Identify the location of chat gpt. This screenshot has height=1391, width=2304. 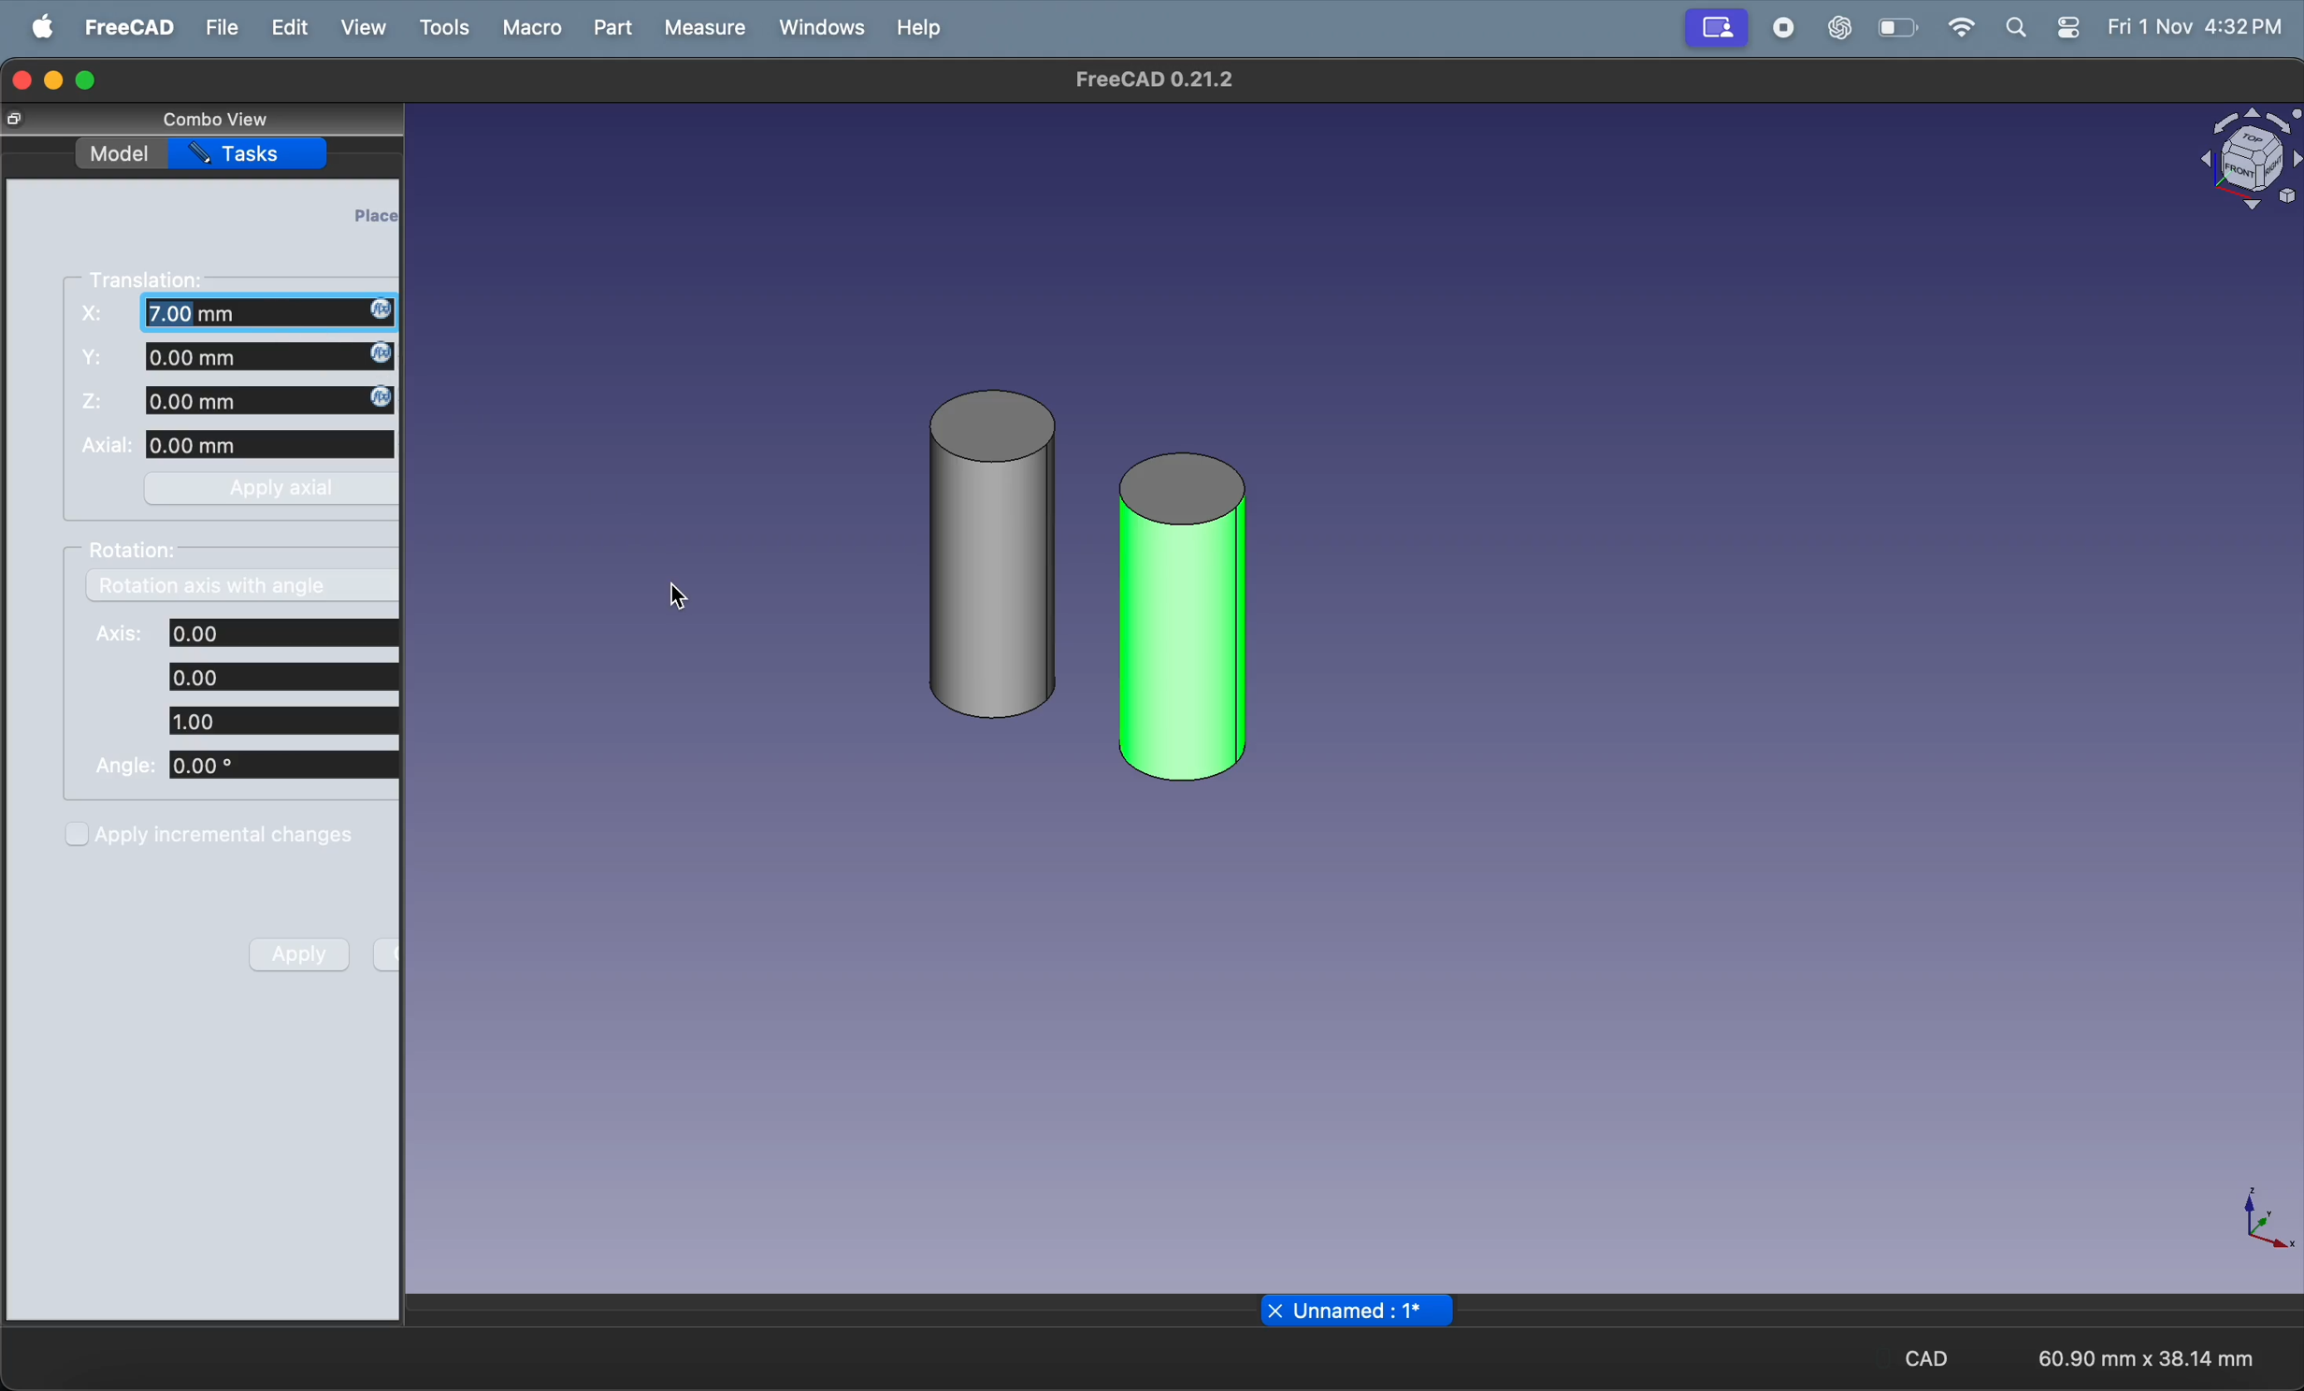
(1835, 29).